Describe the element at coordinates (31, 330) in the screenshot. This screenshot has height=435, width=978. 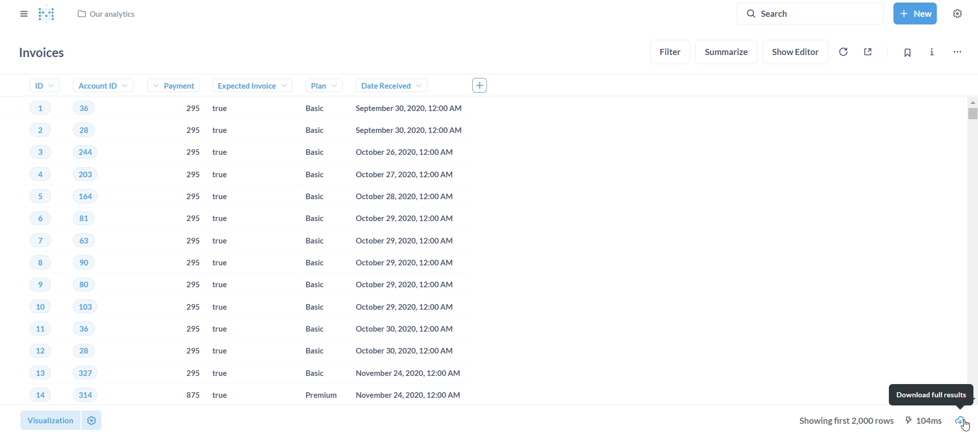
I see `11` at that location.